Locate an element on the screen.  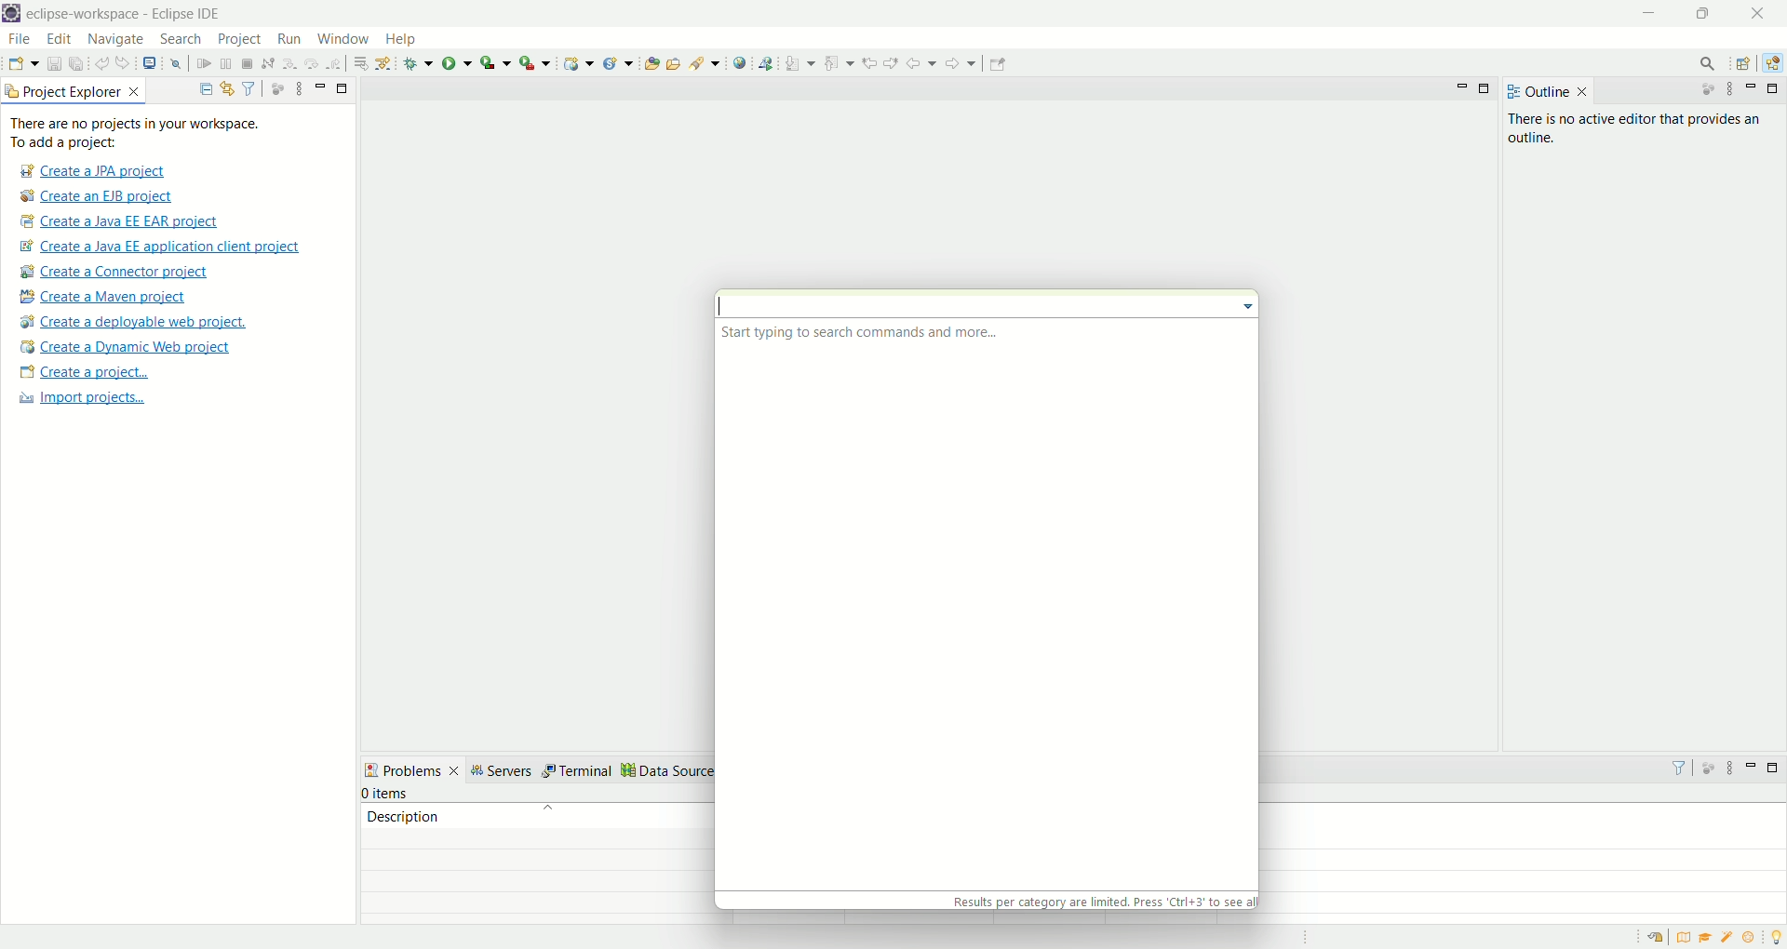
search is located at coordinates (181, 40).